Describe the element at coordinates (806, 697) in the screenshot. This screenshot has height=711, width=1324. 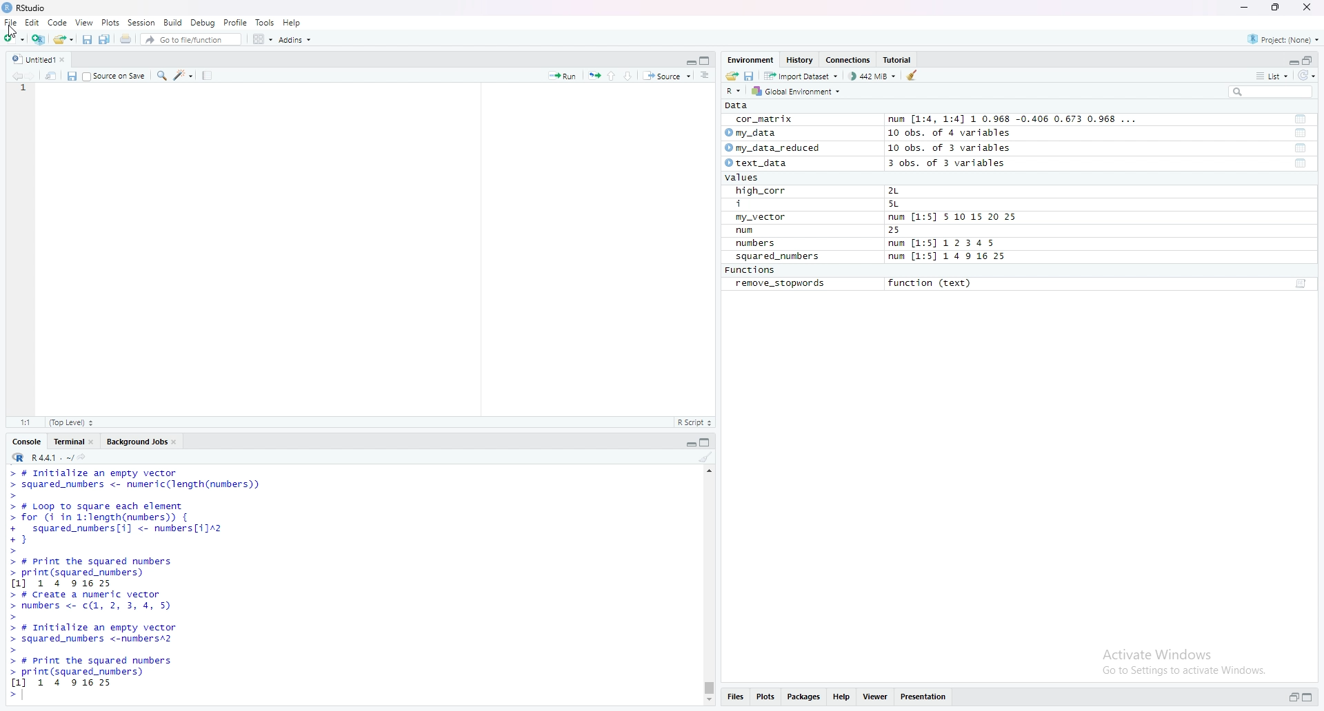
I see `Packages` at that location.